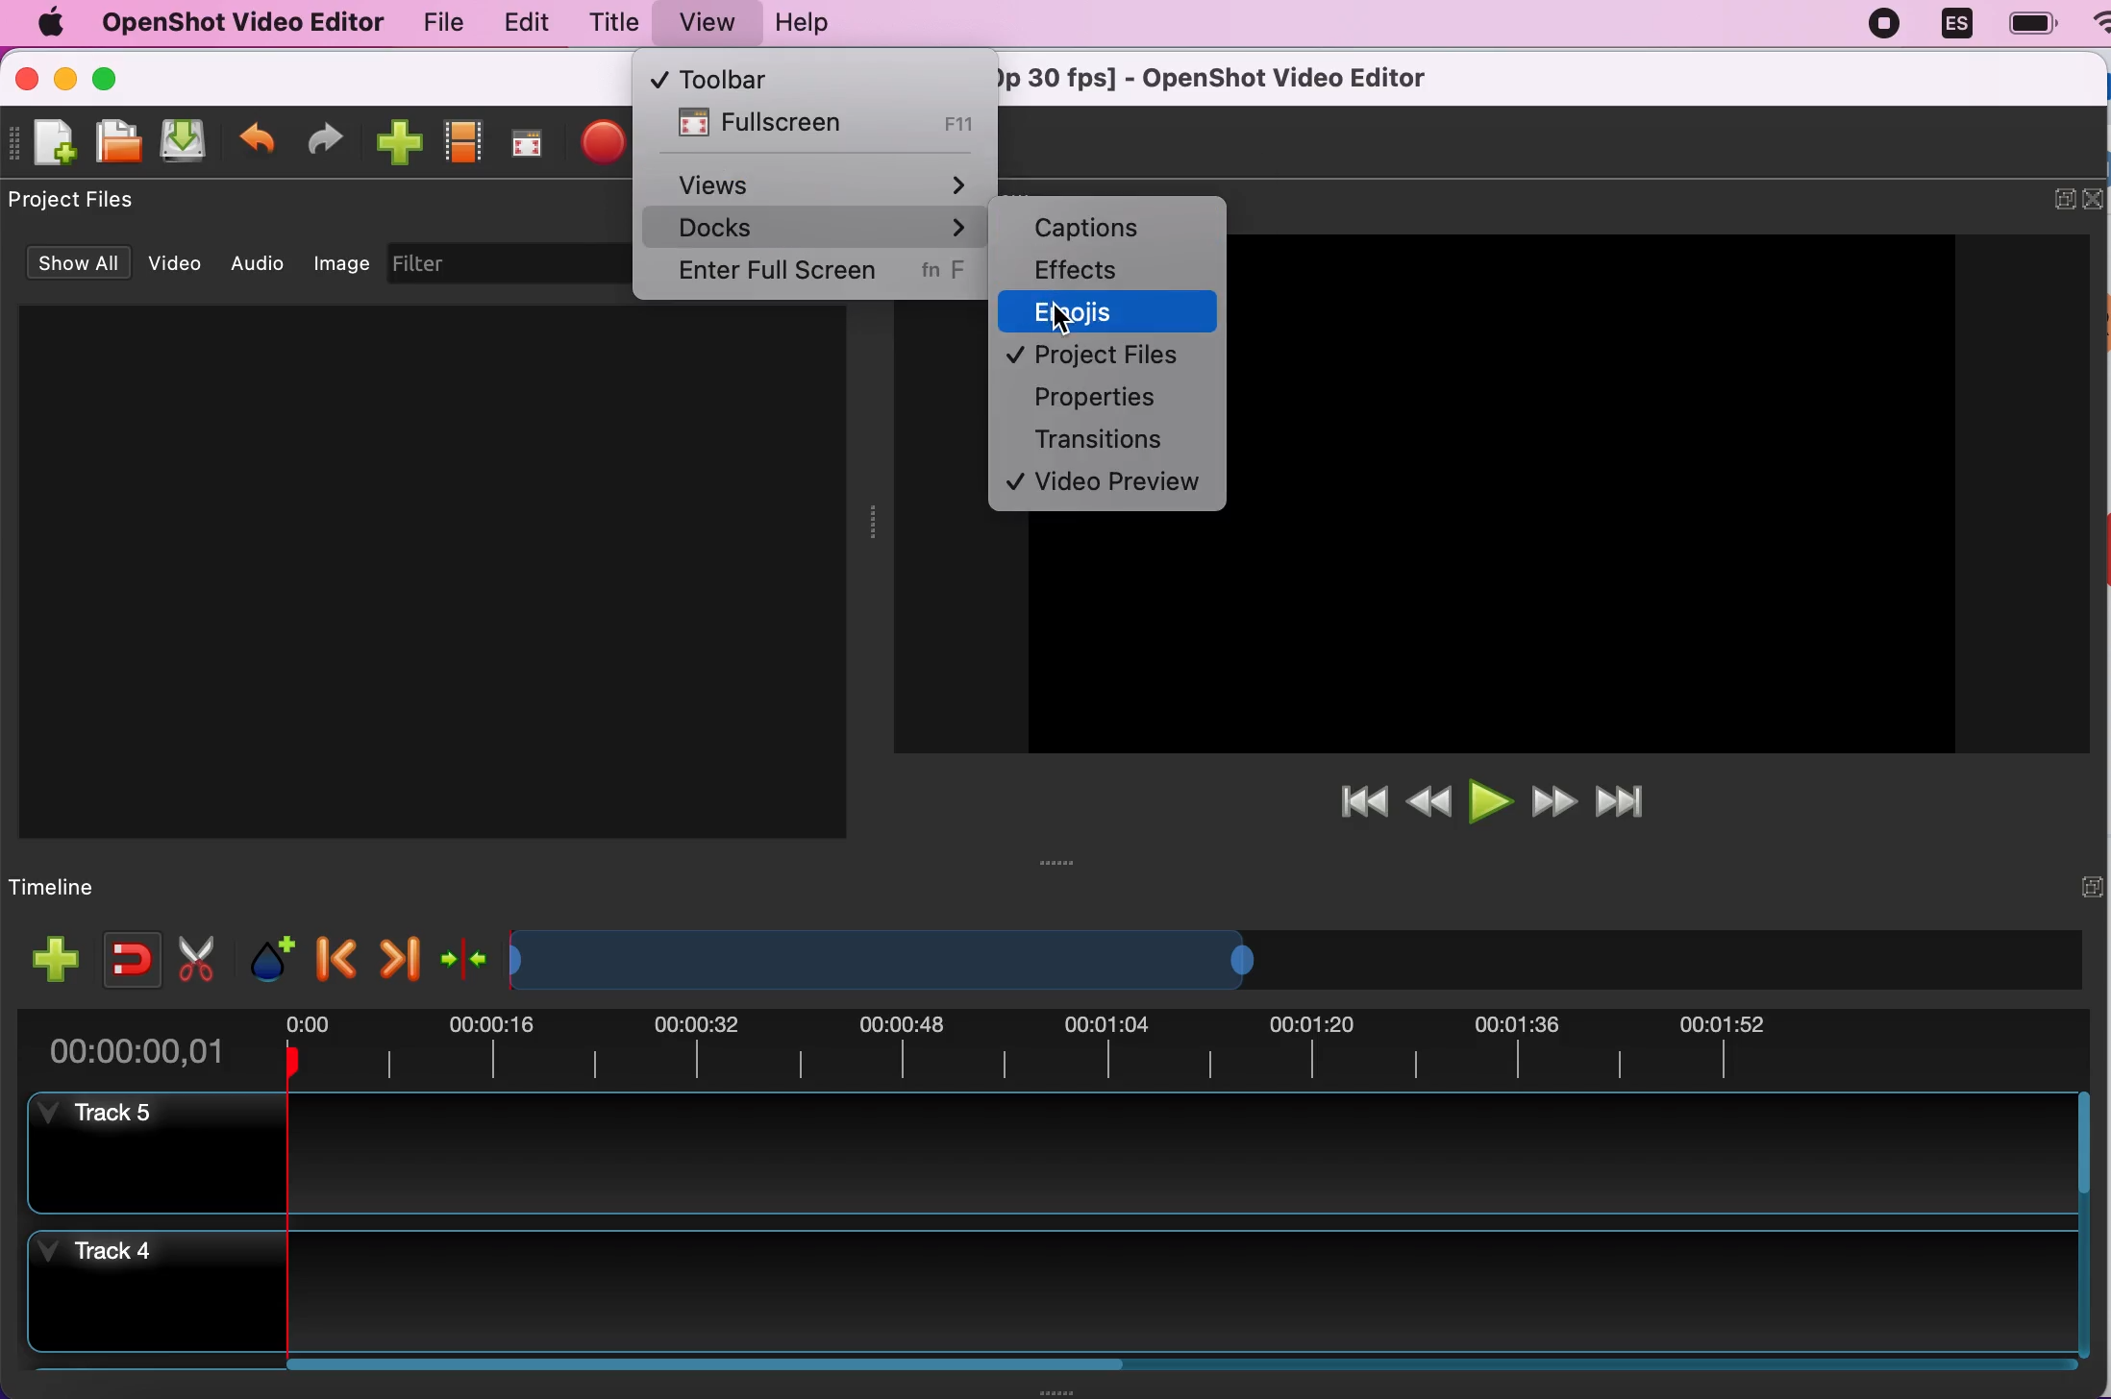 Image resolution: width=2111 pixels, height=1399 pixels. Describe the element at coordinates (1049, 1291) in the screenshot. I see `track 4` at that location.